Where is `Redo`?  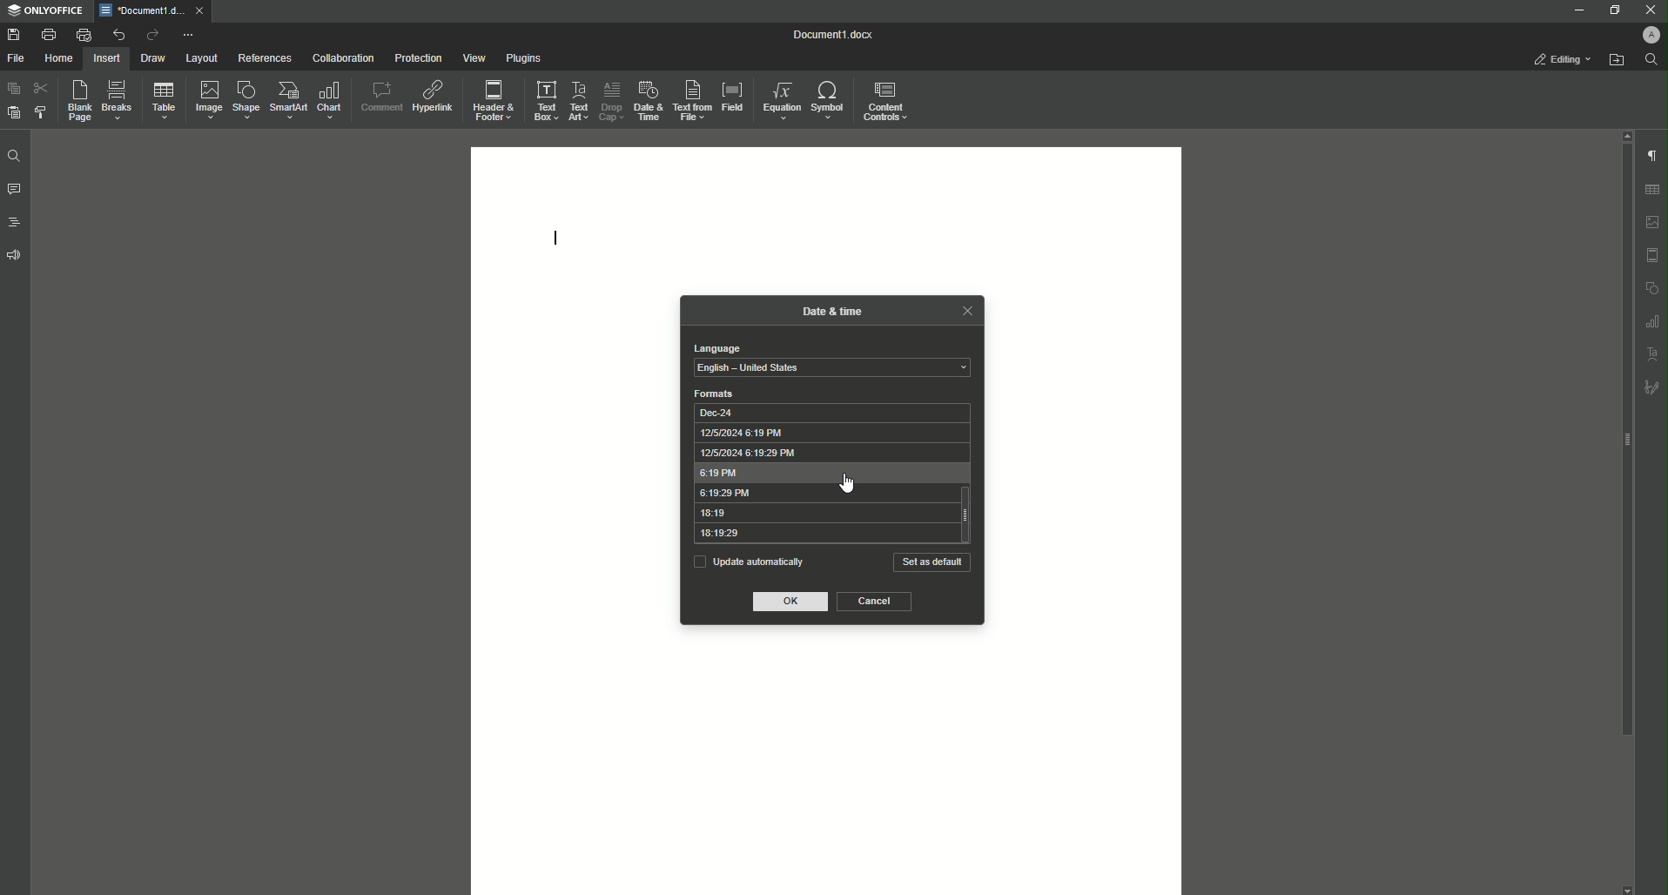 Redo is located at coordinates (150, 35).